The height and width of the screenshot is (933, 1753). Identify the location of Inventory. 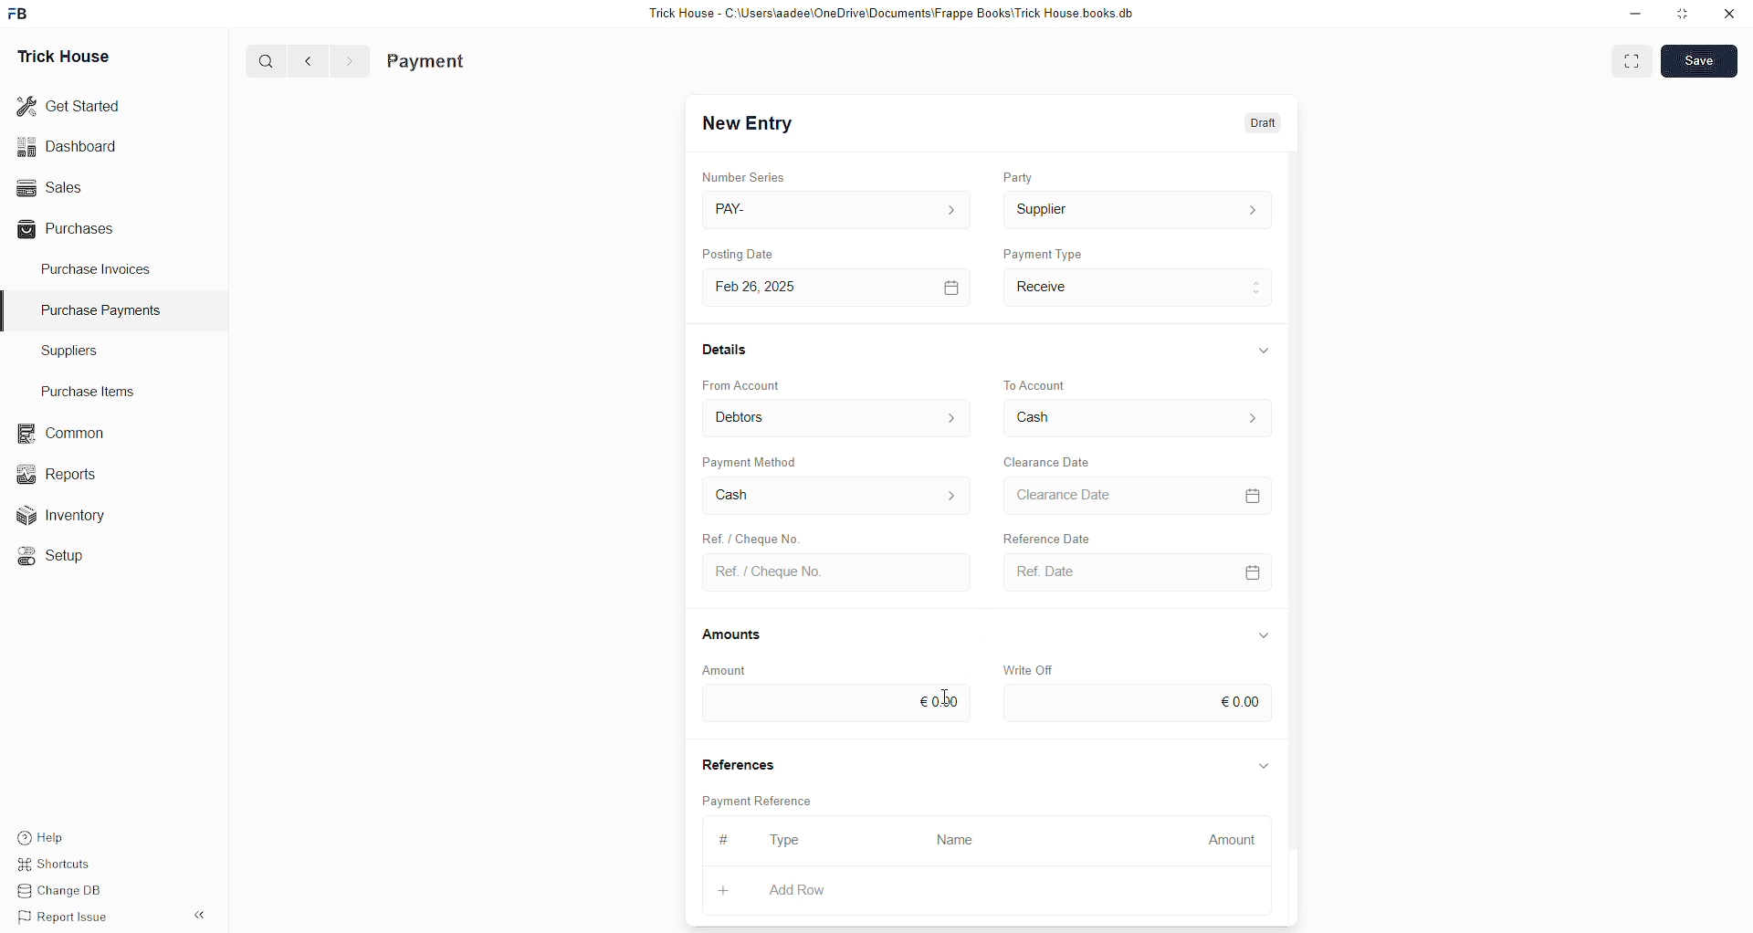
(62, 514).